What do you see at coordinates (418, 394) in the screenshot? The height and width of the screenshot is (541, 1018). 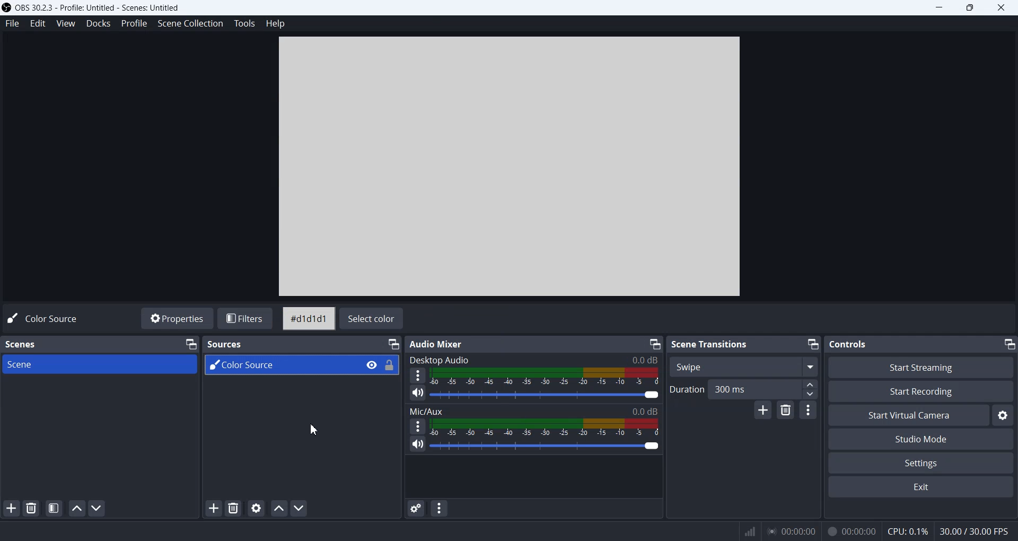 I see `Mute/ Unmute` at bounding box center [418, 394].